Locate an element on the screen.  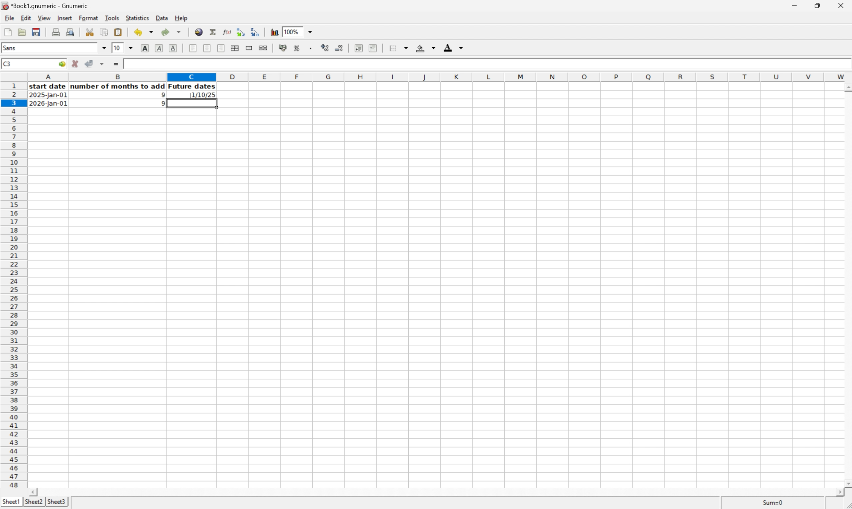
2026-jan-01 is located at coordinates (48, 104).